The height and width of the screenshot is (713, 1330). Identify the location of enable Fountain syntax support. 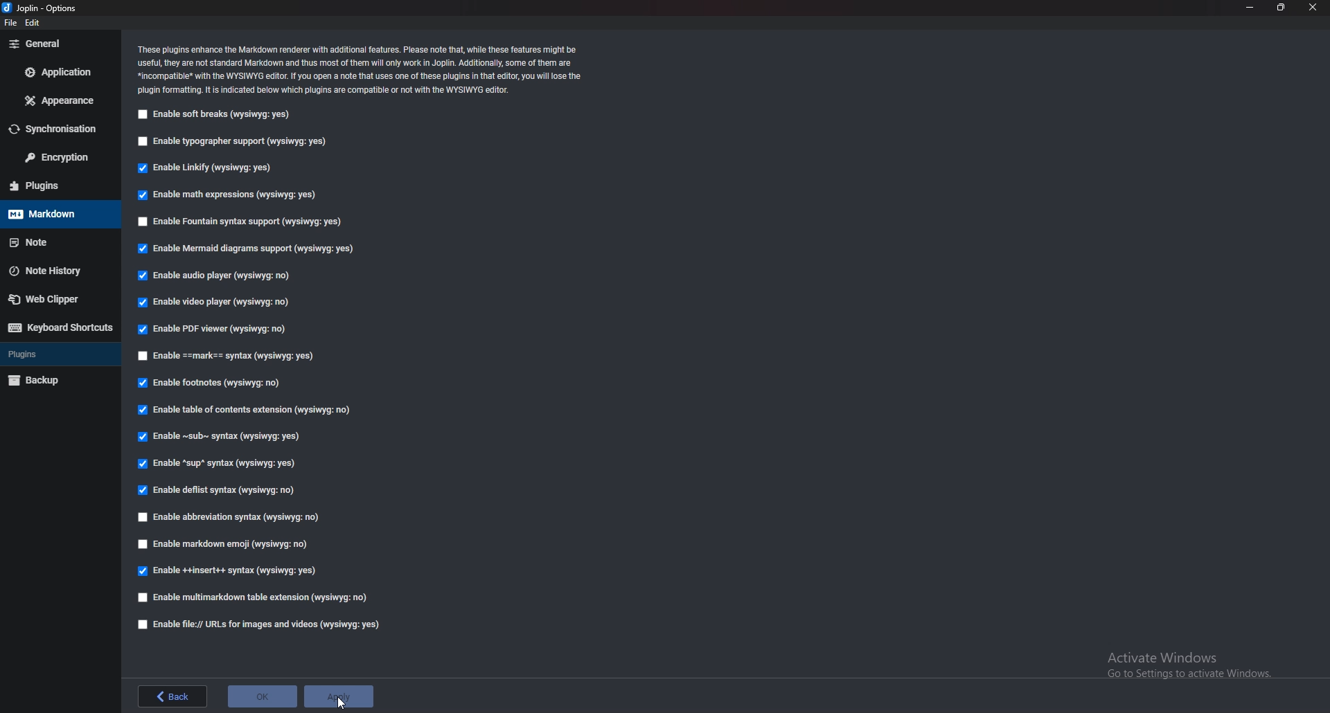
(243, 222).